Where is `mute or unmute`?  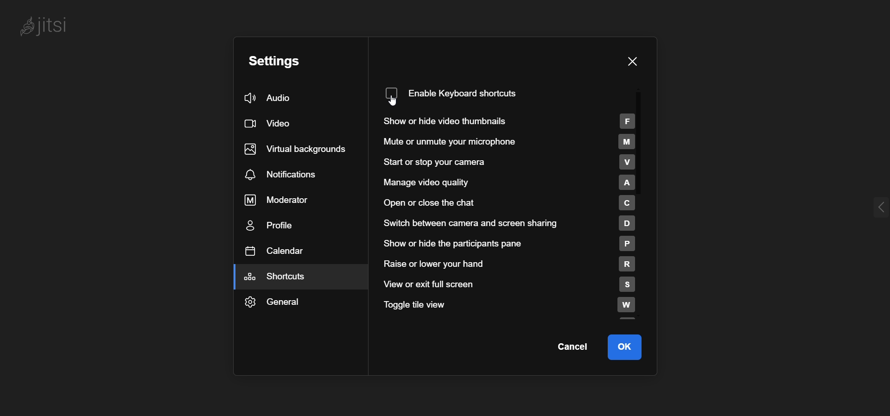 mute or unmute is located at coordinates (511, 141).